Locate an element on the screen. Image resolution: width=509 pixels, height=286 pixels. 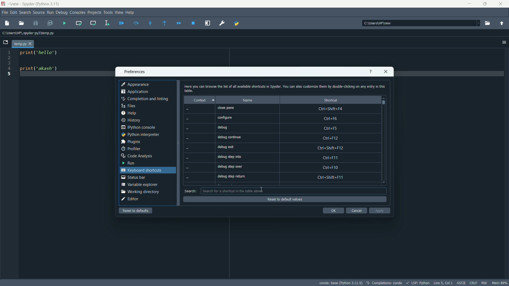
continue execution untill next break point is located at coordinates (178, 23).